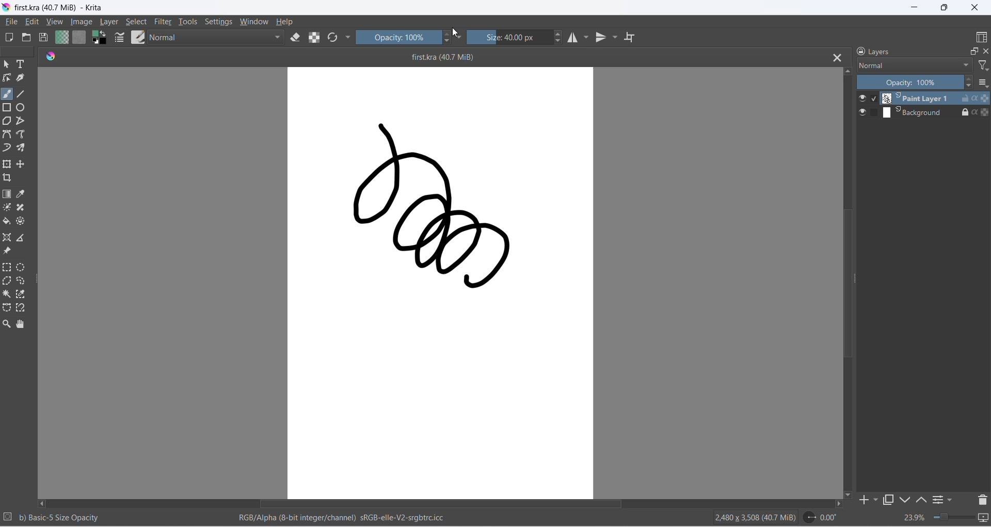 The width and height of the screenshot is (991, 527). I want to click on Lock layer, so click(962, 113).